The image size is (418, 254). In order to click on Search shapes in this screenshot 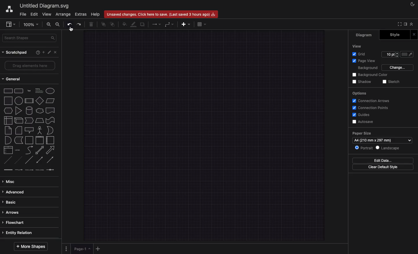, I will do `click(30, 38)`.